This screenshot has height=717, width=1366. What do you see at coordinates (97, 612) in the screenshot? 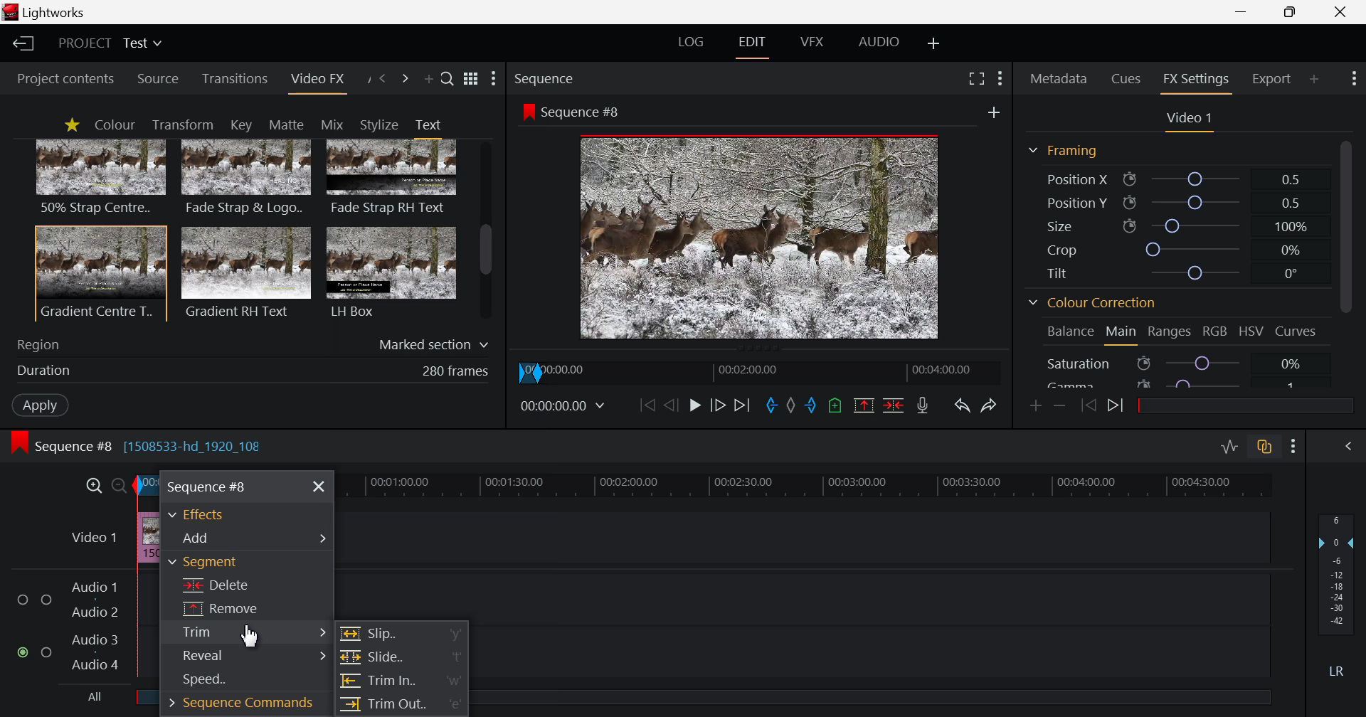
I see `audio 2` at bounding box center [97, 612].